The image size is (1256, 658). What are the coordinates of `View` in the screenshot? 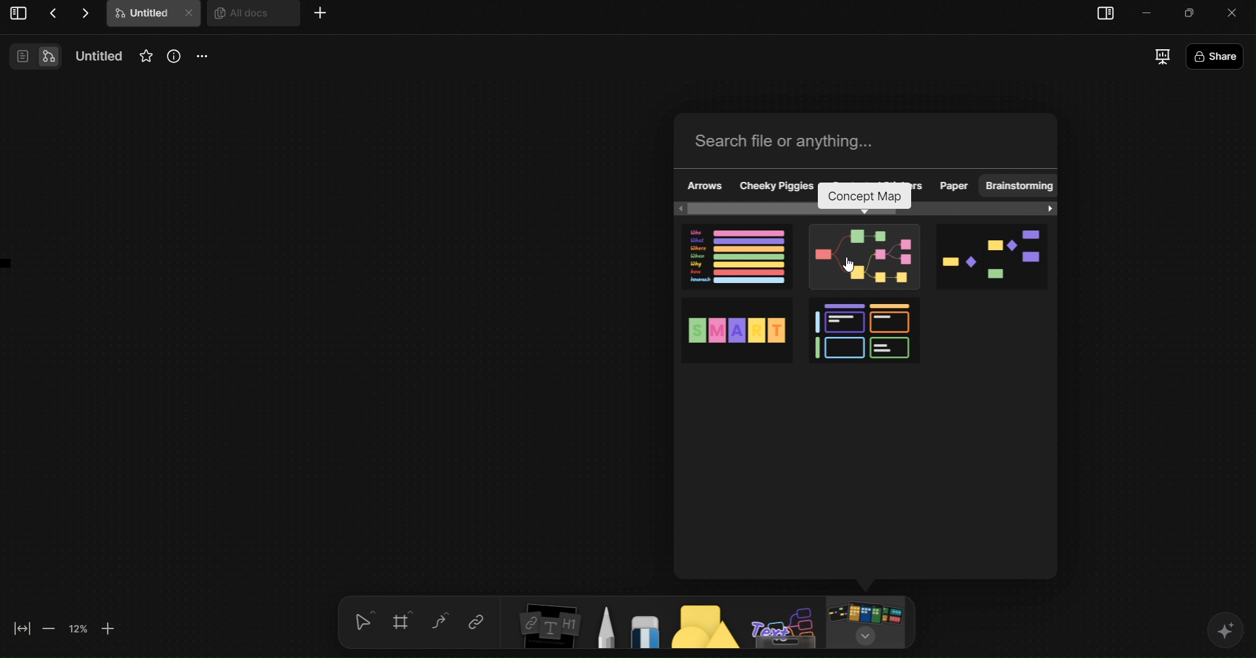 It's located at (17, 15).